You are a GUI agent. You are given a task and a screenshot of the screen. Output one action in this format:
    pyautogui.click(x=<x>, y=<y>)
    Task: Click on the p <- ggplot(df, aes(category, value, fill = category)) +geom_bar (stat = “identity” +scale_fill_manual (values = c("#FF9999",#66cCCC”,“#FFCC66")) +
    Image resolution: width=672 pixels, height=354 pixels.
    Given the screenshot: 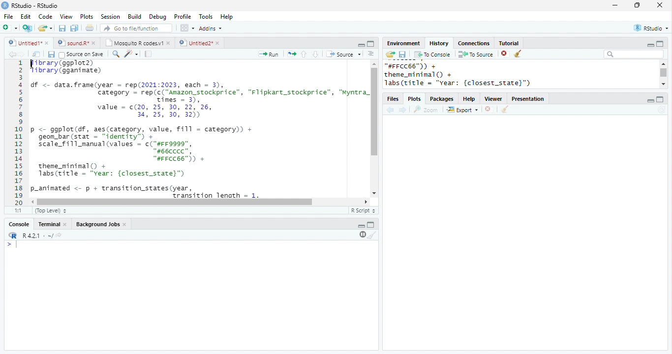 What is the action you would take?
    pyautogui.click(x=143, y=144)
    